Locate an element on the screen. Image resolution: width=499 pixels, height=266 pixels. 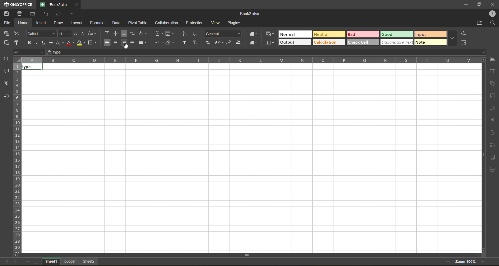
ONLYOFFICE is located at coordinates (18, 4).